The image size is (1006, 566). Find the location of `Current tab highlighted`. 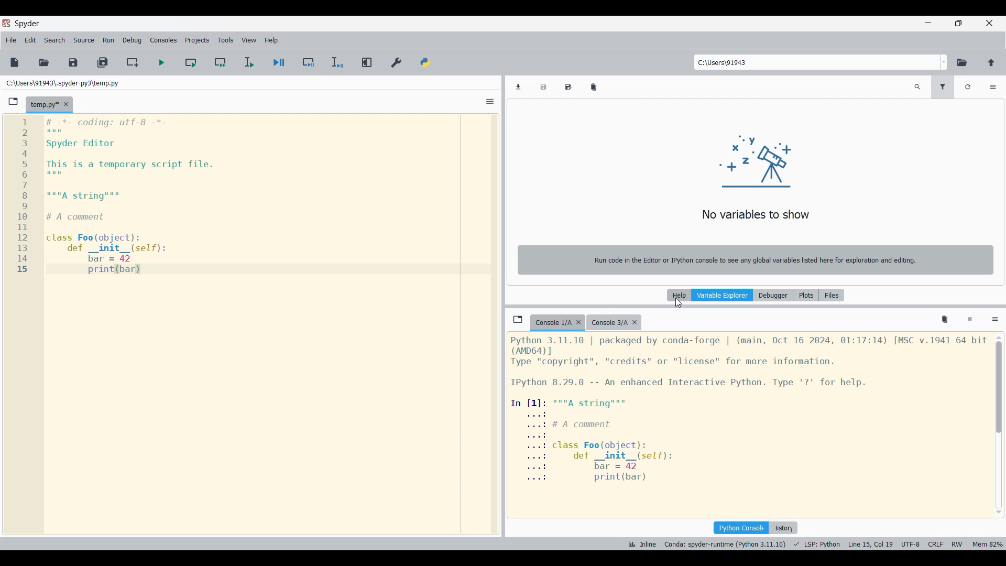

Current tab highlighted is located at coordinates (552, 323).